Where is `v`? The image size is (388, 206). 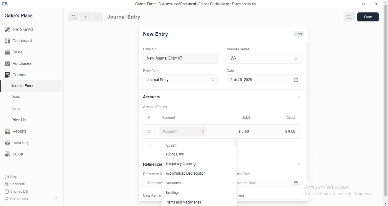
v is located at coordinates (301, 96).